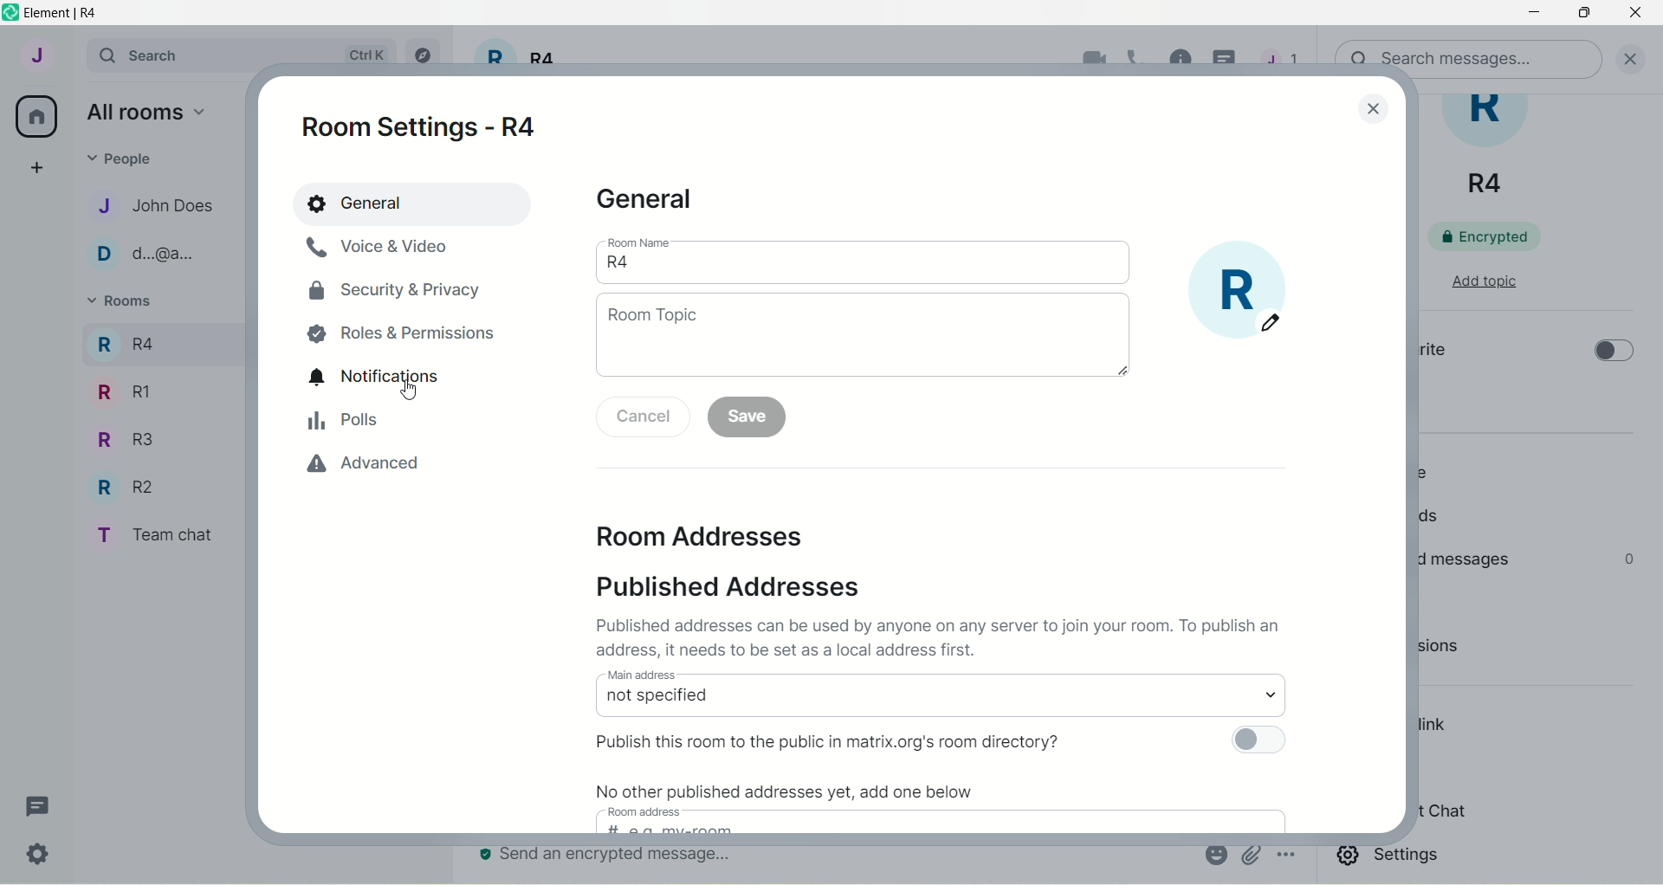 The image size is (1663, 885). I want to click on search message, so click(1465, 57).